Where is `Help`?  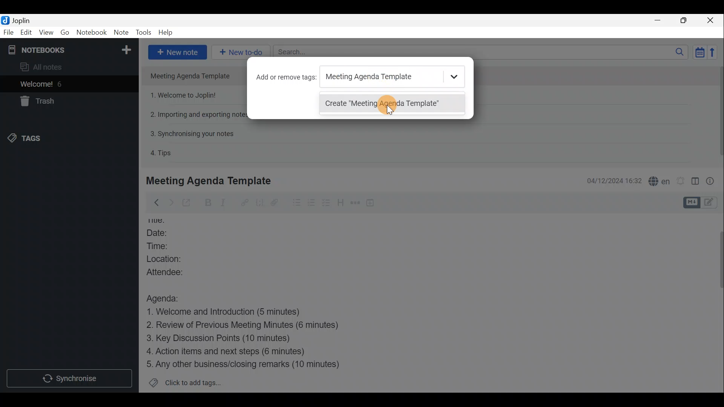
Help is located at coordinates (167, 32).